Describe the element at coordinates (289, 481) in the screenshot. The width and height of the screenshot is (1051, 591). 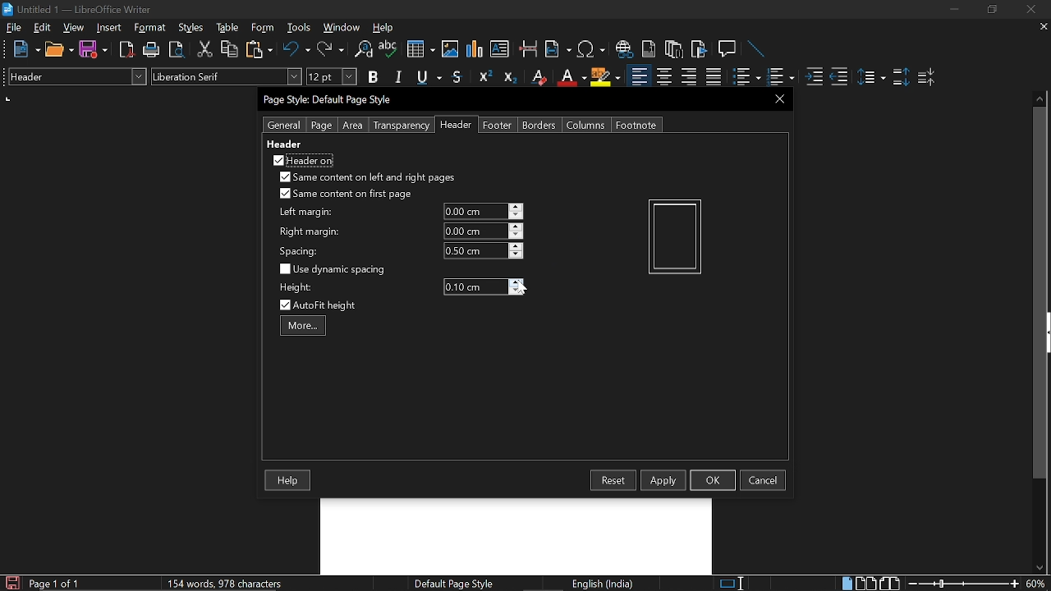
I see `Help` at that location.